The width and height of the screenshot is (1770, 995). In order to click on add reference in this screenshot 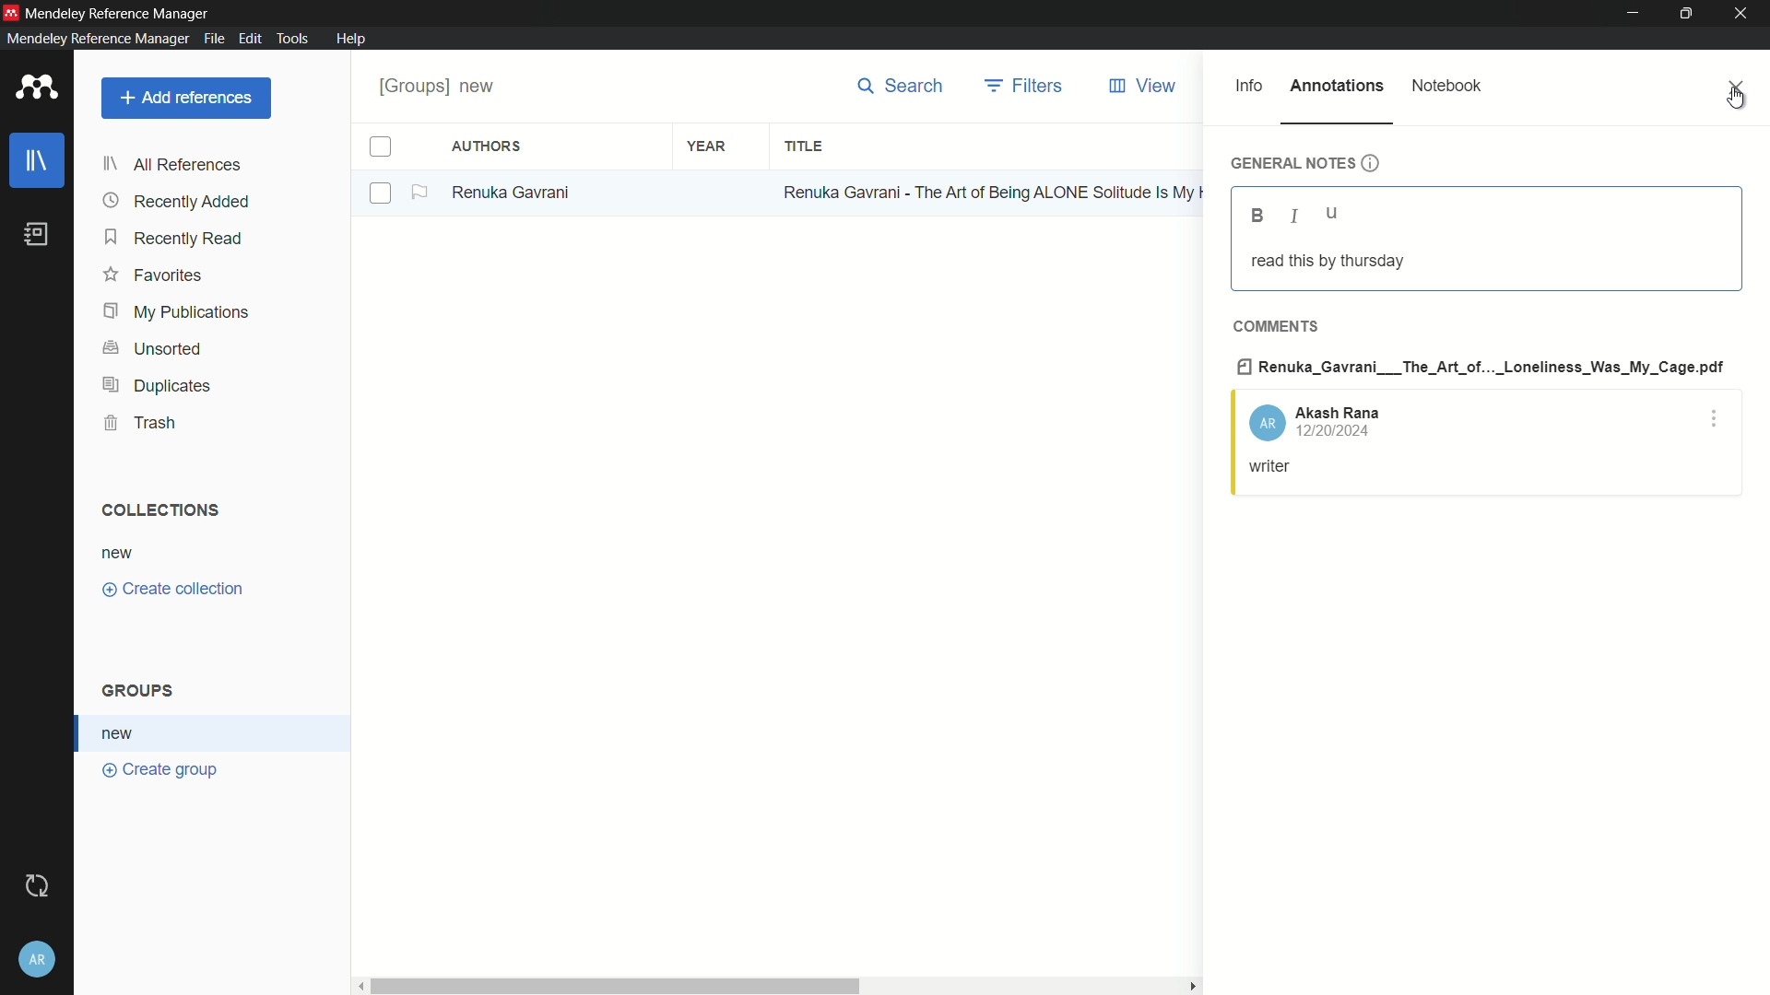, I will do `click(187, 98)`.